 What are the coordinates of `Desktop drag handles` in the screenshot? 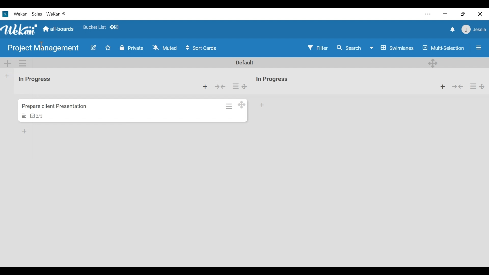 It's located at (482, 87).